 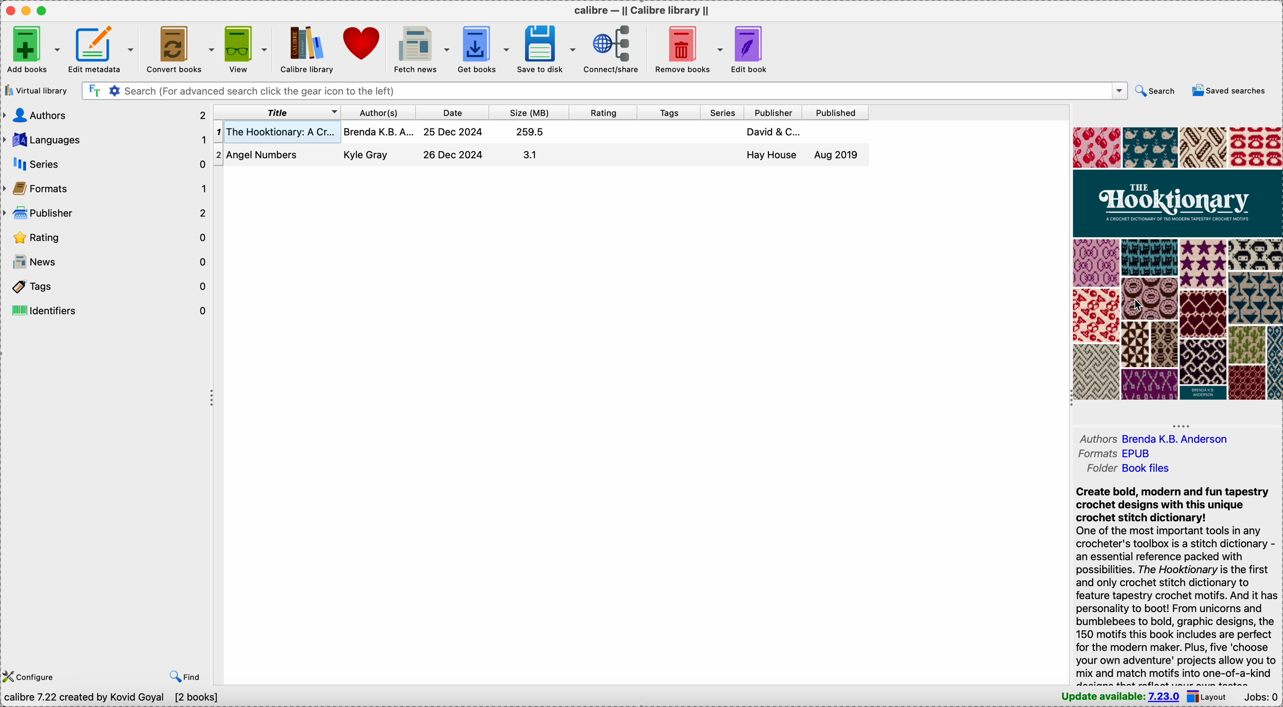 I want to click on save to disk, so click(x=546, y=48).